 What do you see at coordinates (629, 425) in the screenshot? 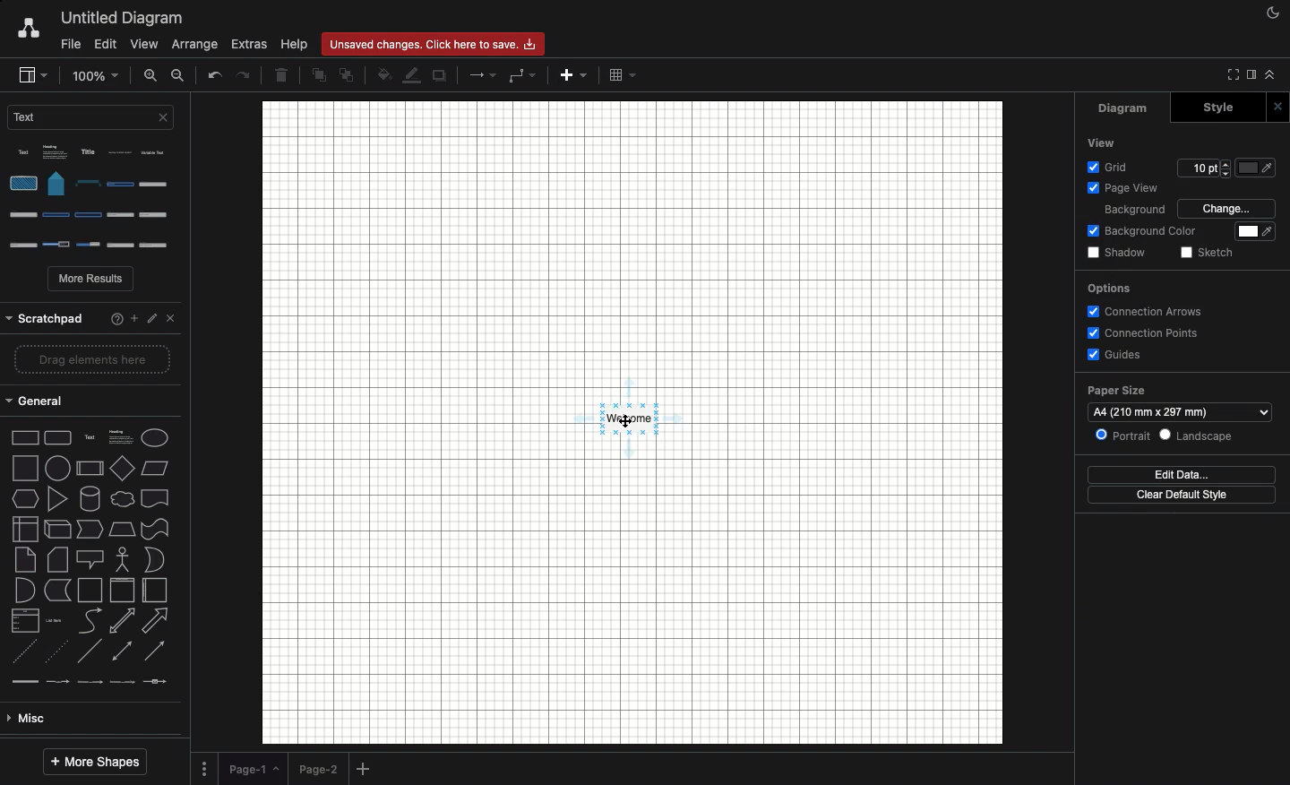
I see `Canvas` at bounding box center [629, 425].